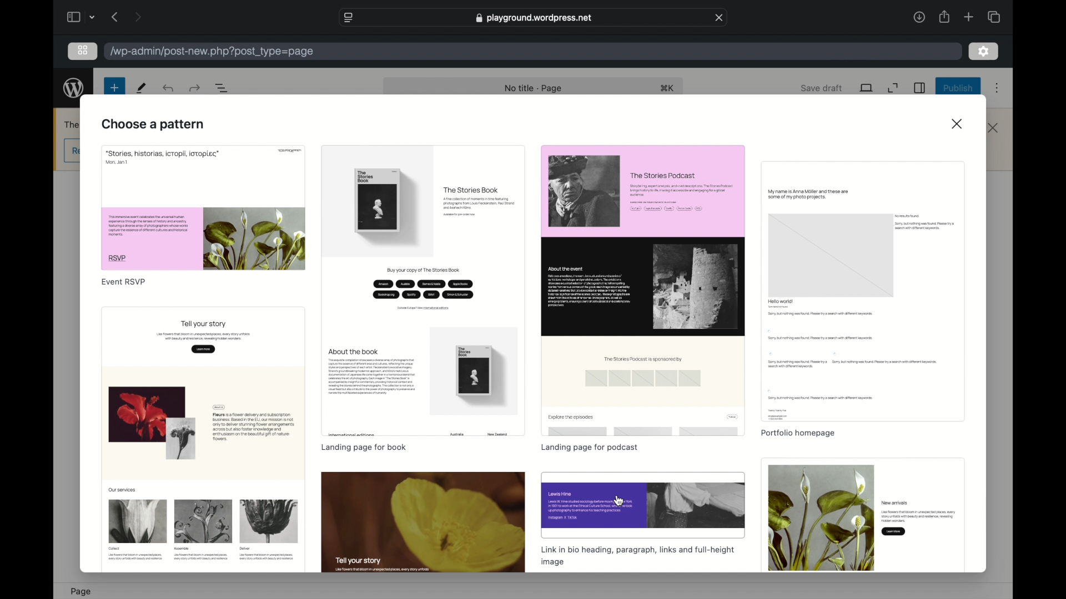  Describe the element at coordinates (203, 207) in the screenshot. I see `preview` at that location.